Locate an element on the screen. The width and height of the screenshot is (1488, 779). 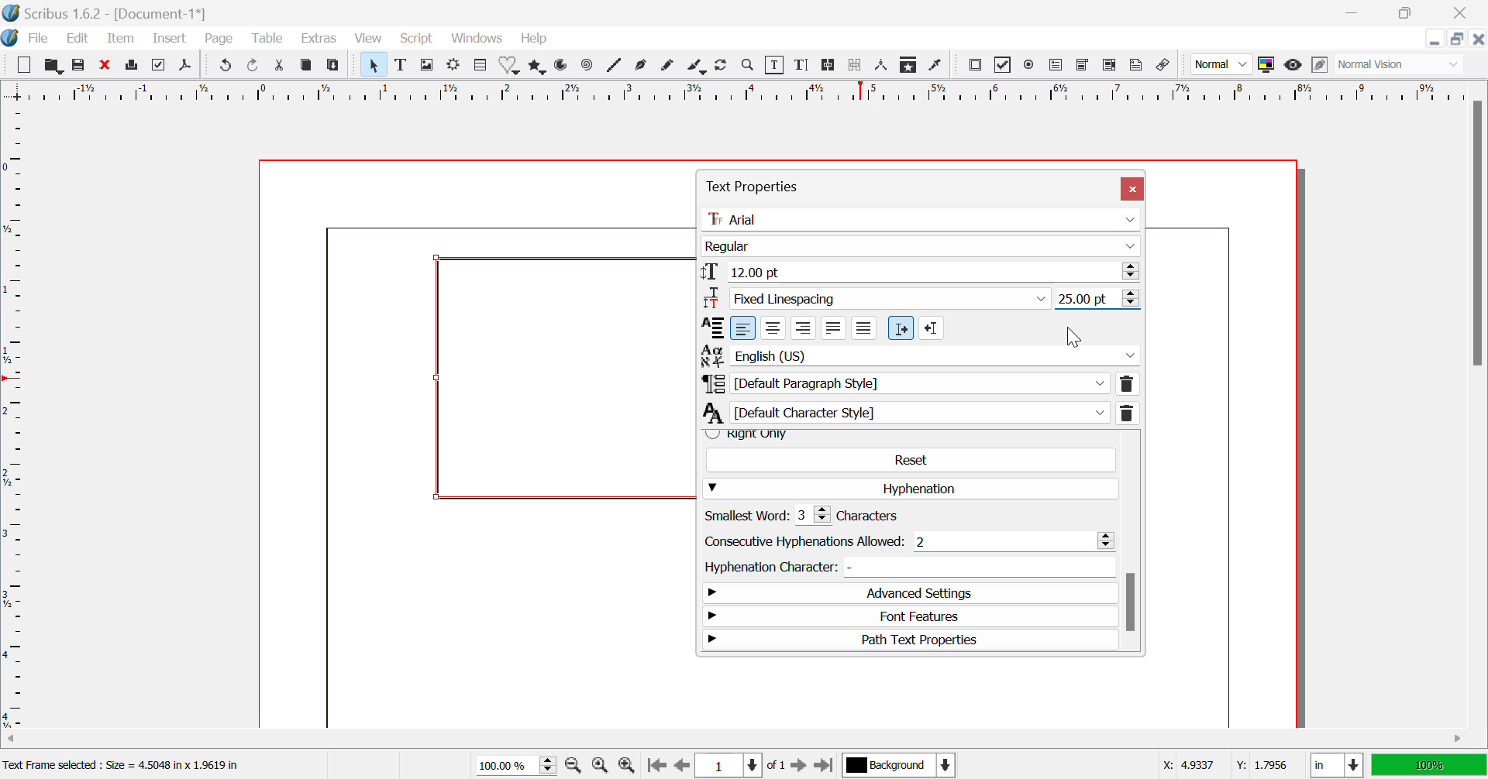
Previous Page is located at coordinates (680, 766).